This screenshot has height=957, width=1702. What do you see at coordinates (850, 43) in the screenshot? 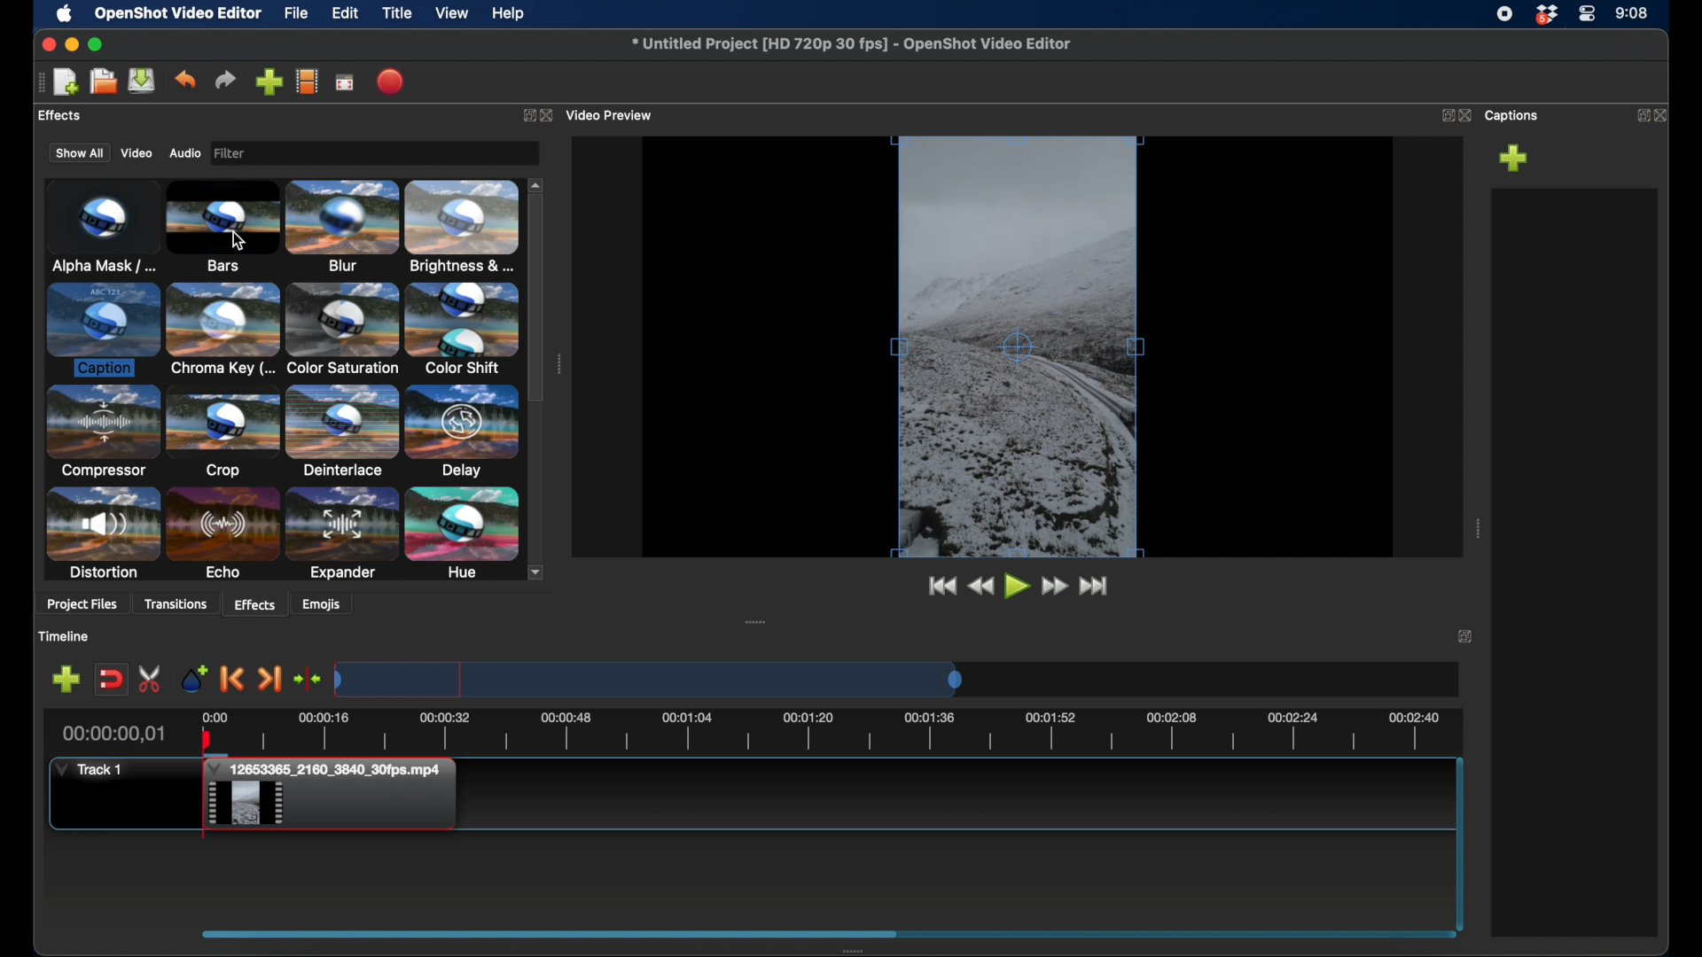
I see `filename` at bounding box center [850, 43].